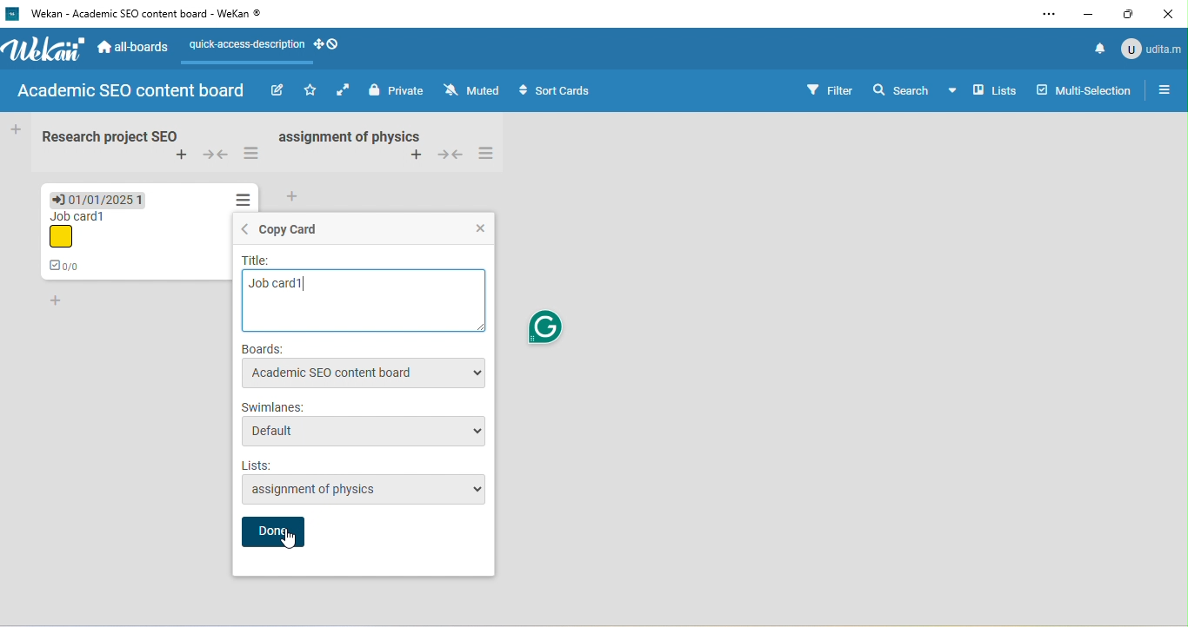 The width and height of the screenshot is (1188, 627). I want to click on swimlanes, so click(275, 405).